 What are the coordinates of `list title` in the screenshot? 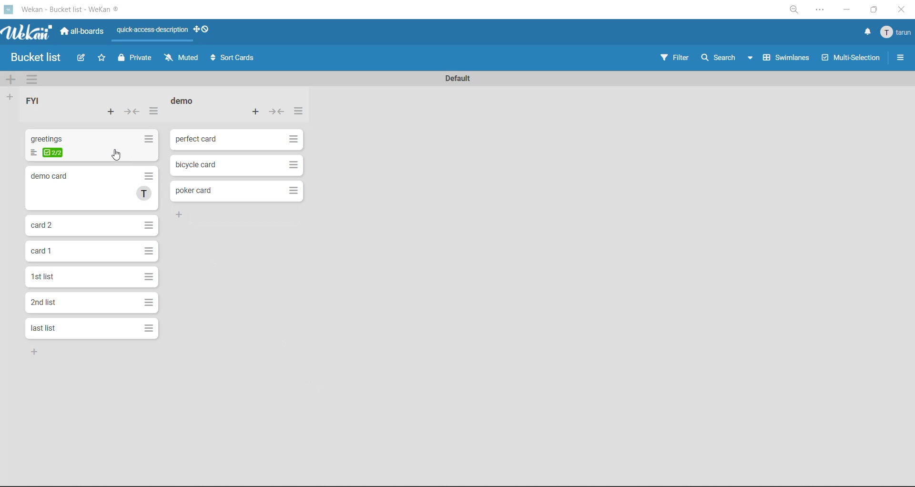 It's located at (183, 101).